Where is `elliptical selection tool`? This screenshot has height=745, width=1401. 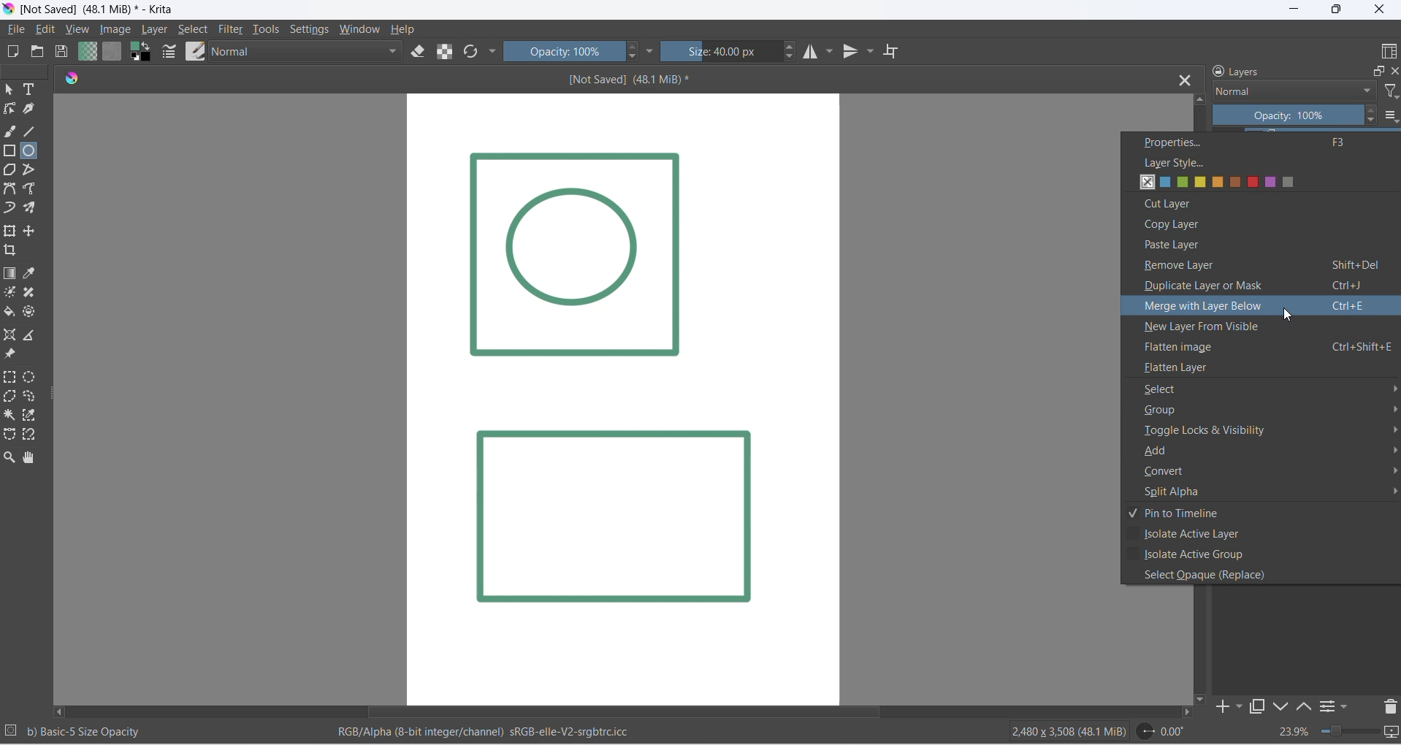
elliptical selection tool is located at coordinates (29, 376).